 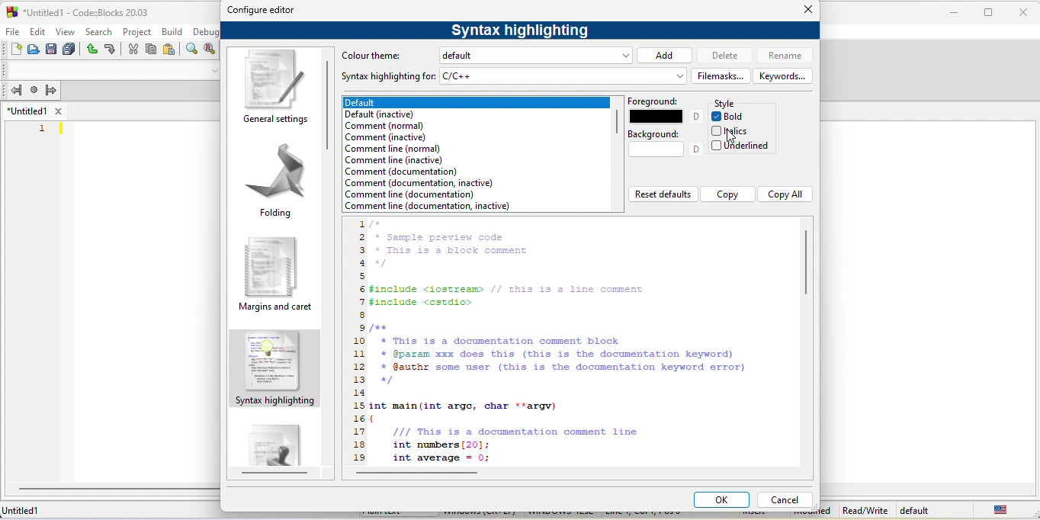 I want to click on Untitled 1, so click(x=24, y=512).